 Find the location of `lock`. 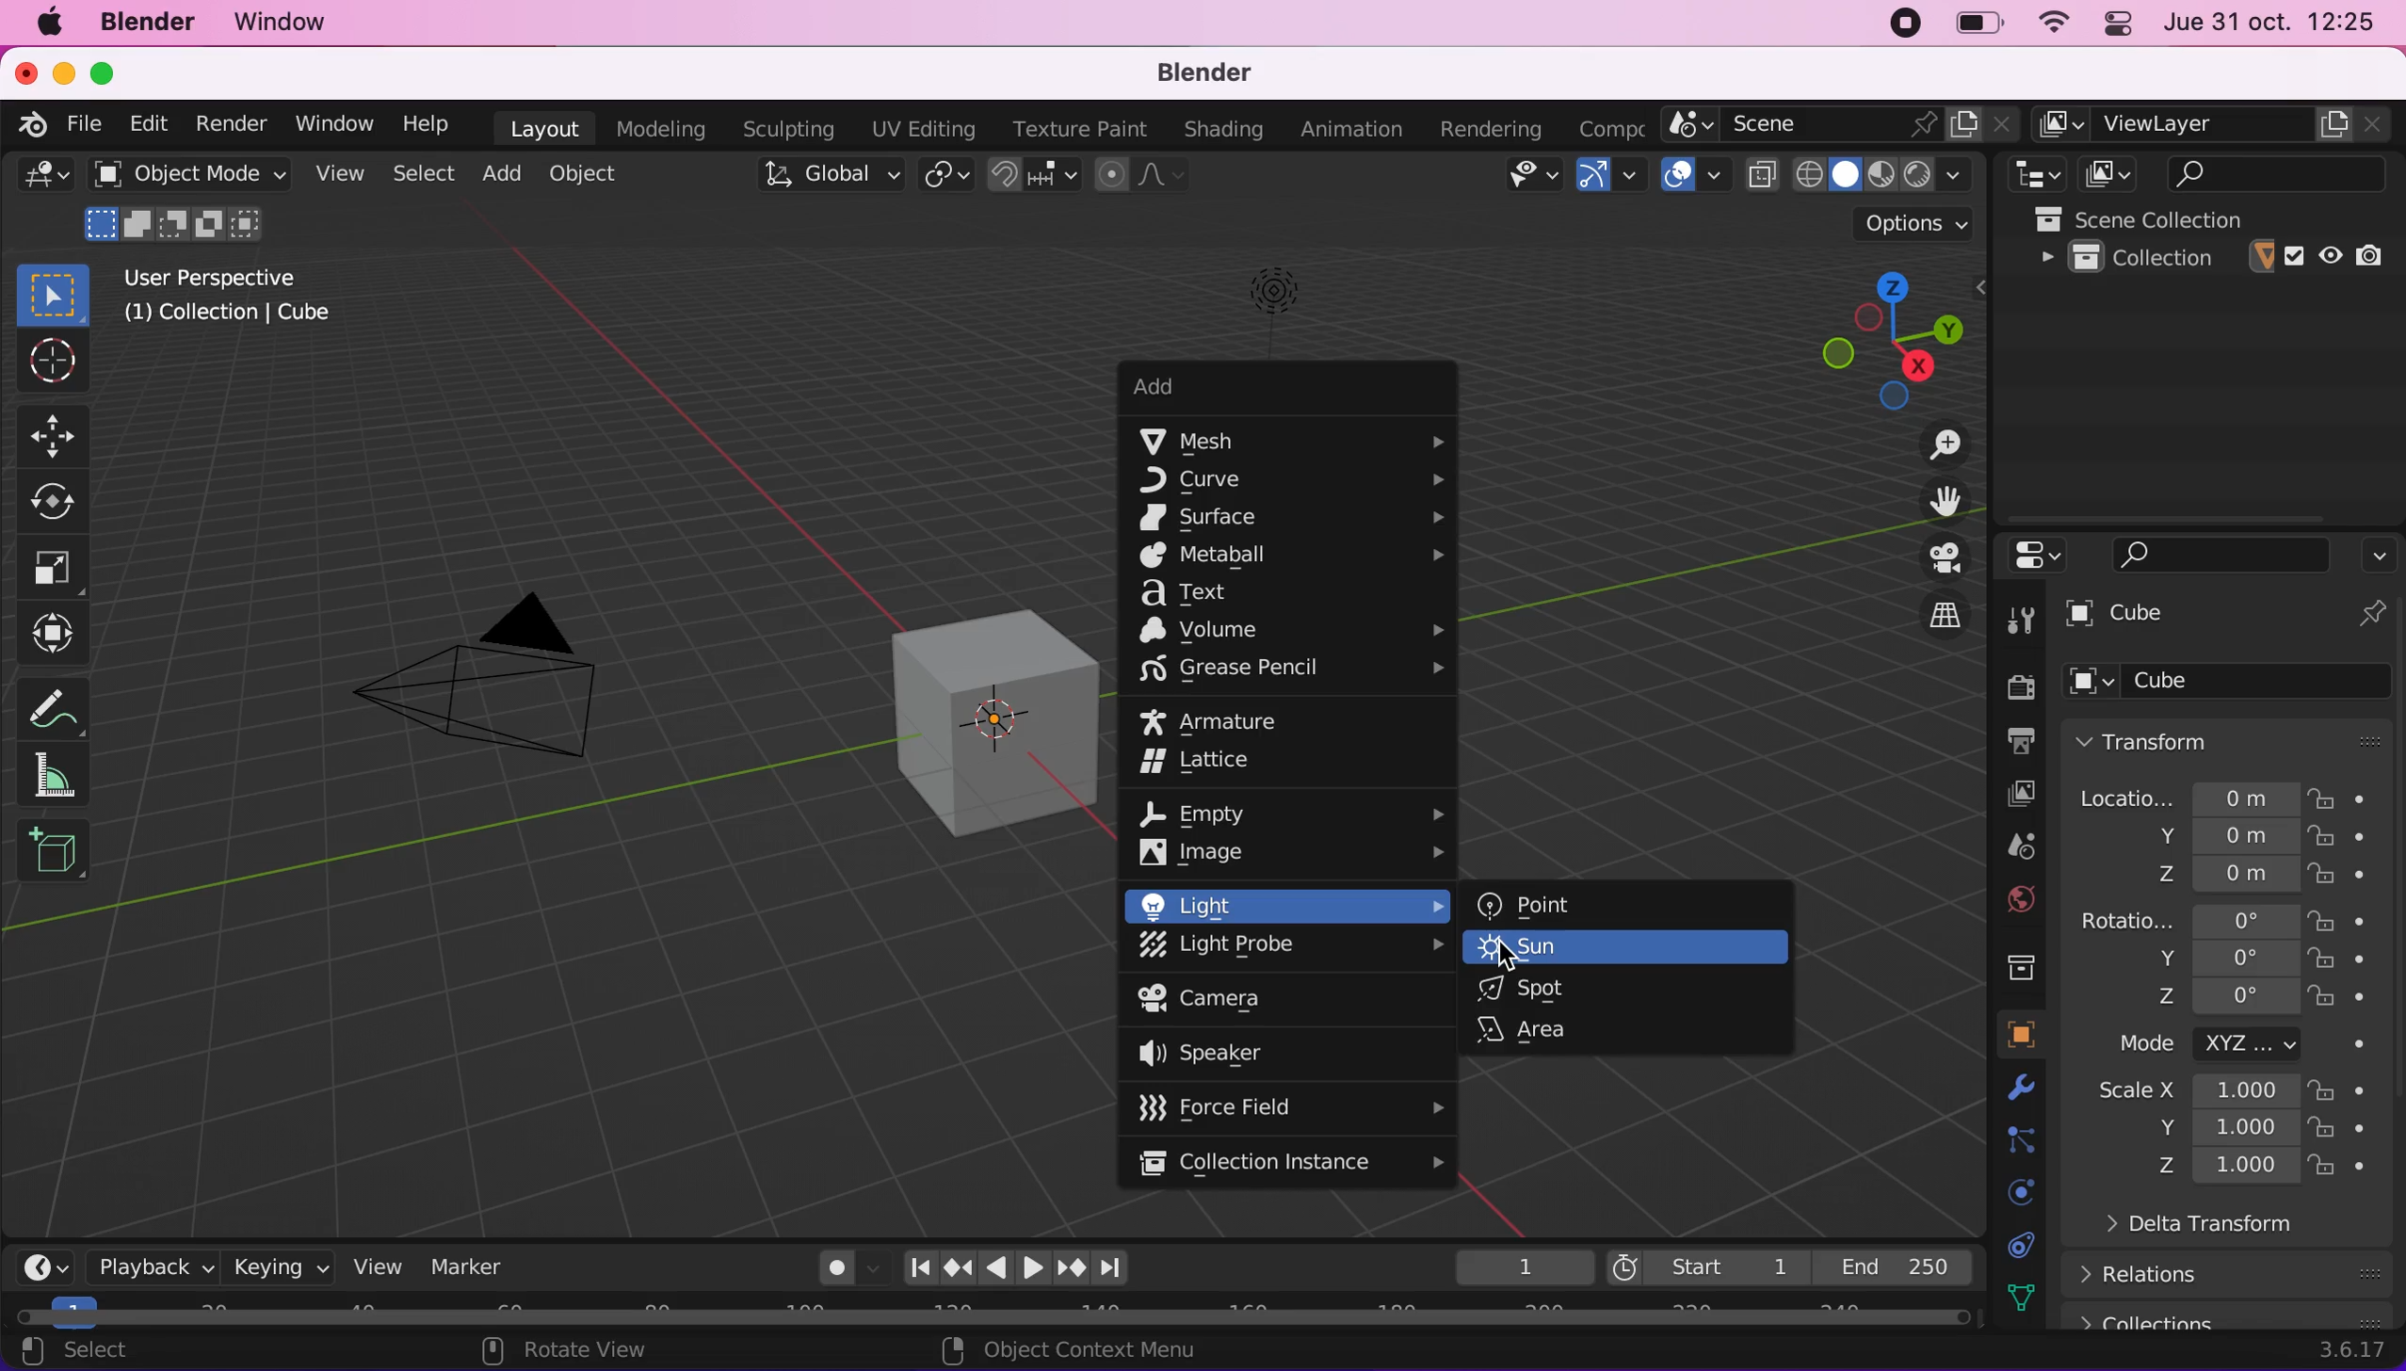

lock is located at coordinates (2356, 877).